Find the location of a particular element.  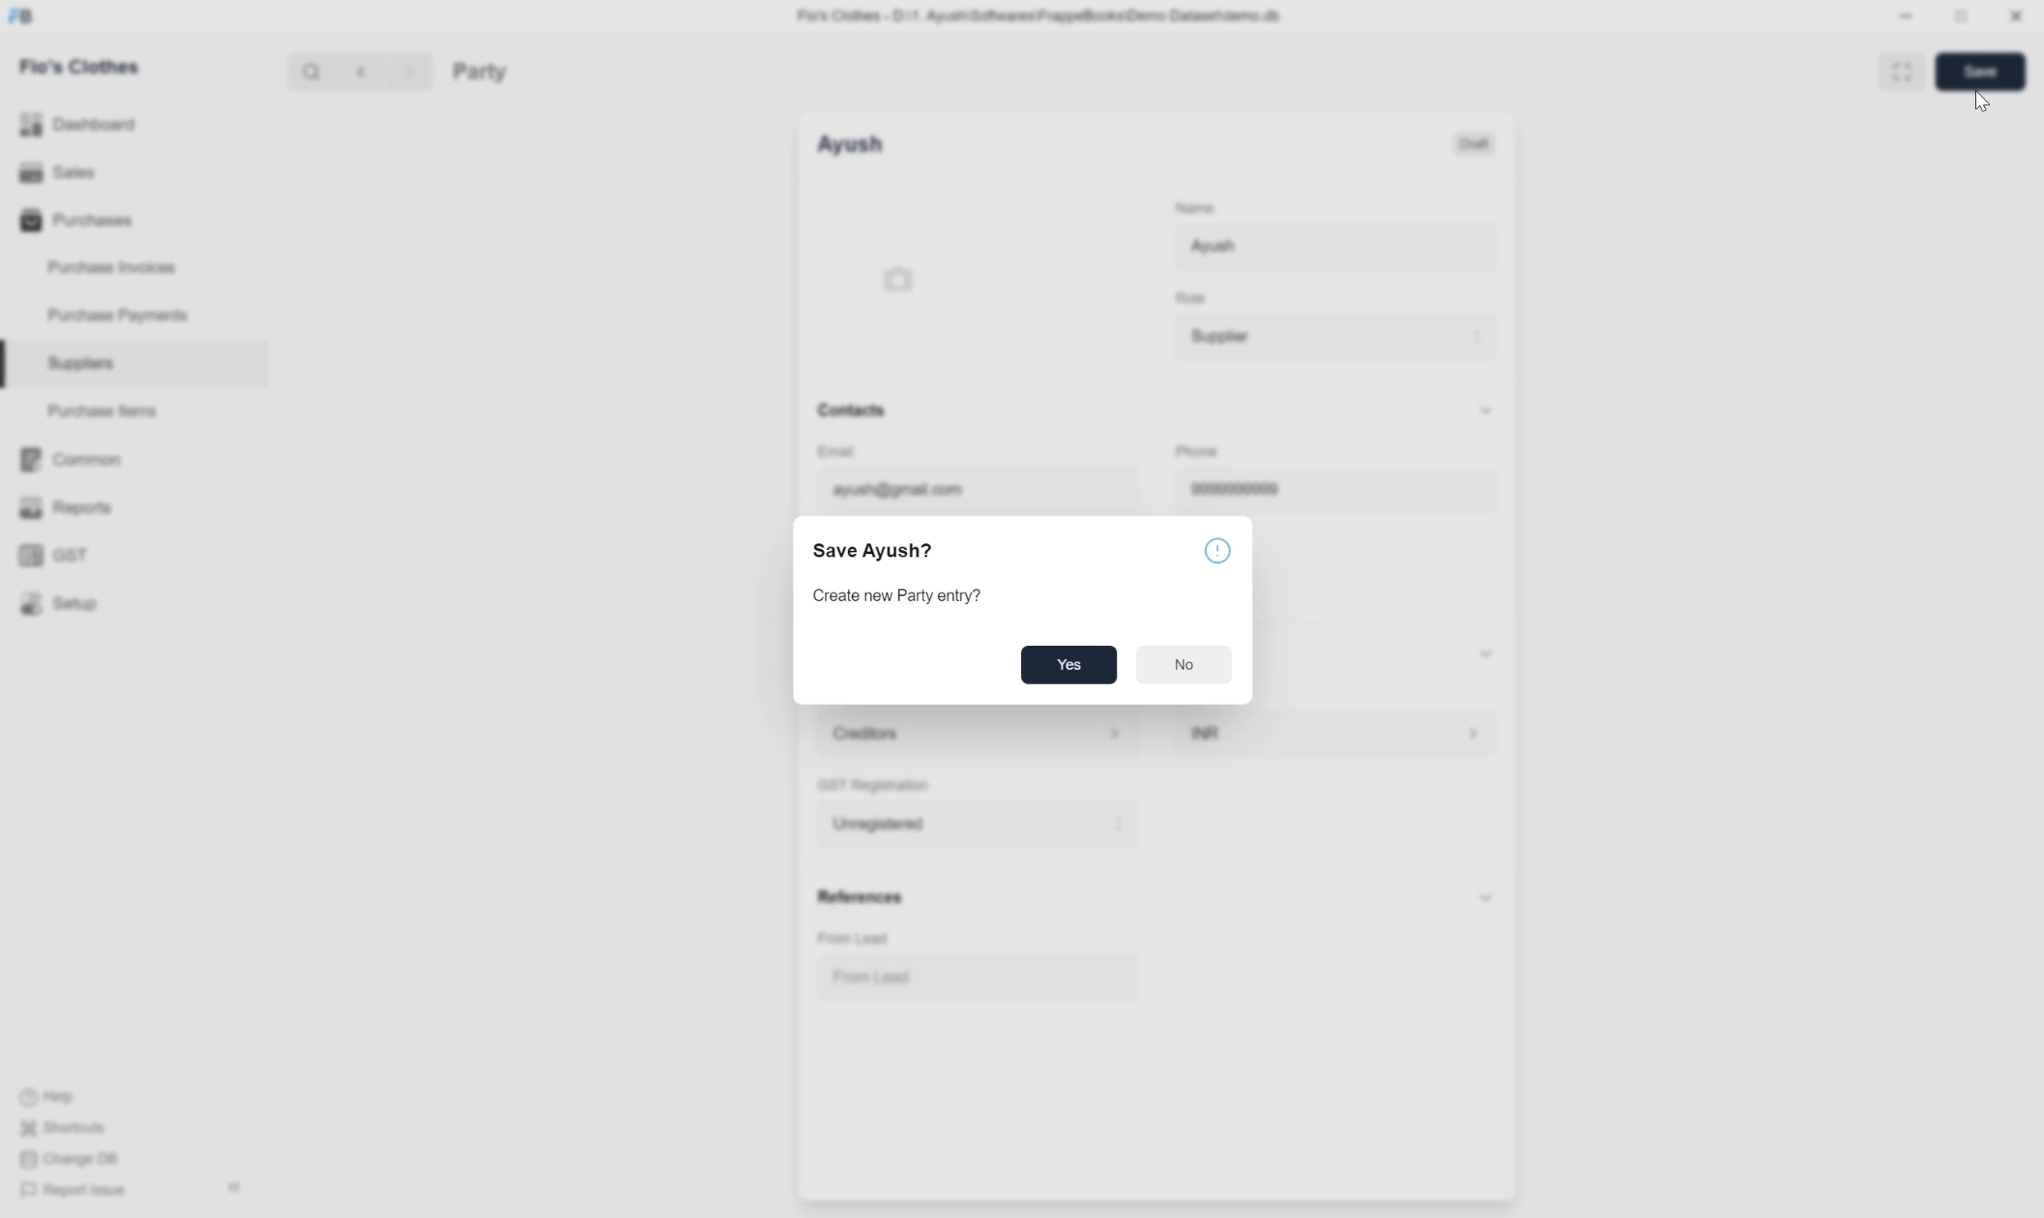

References is located at coordinates (862, 897).